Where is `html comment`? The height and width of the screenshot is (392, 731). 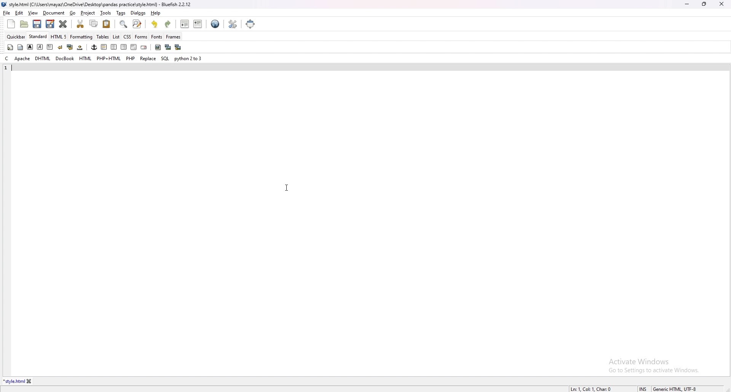
html comment is located at coordinates (133, 48).